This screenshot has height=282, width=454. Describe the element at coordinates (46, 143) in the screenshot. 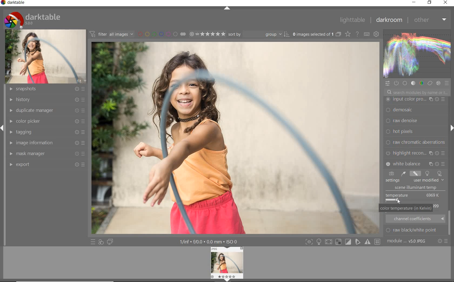

I see `image information` at that location.